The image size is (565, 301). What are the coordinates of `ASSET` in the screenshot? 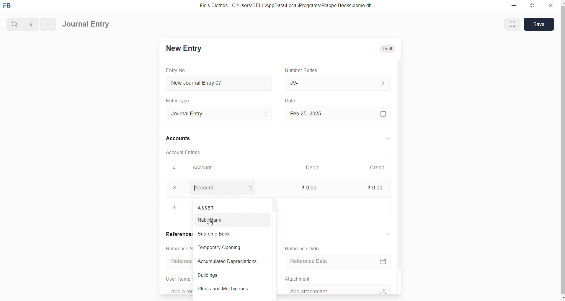 It's located at (207, 207).